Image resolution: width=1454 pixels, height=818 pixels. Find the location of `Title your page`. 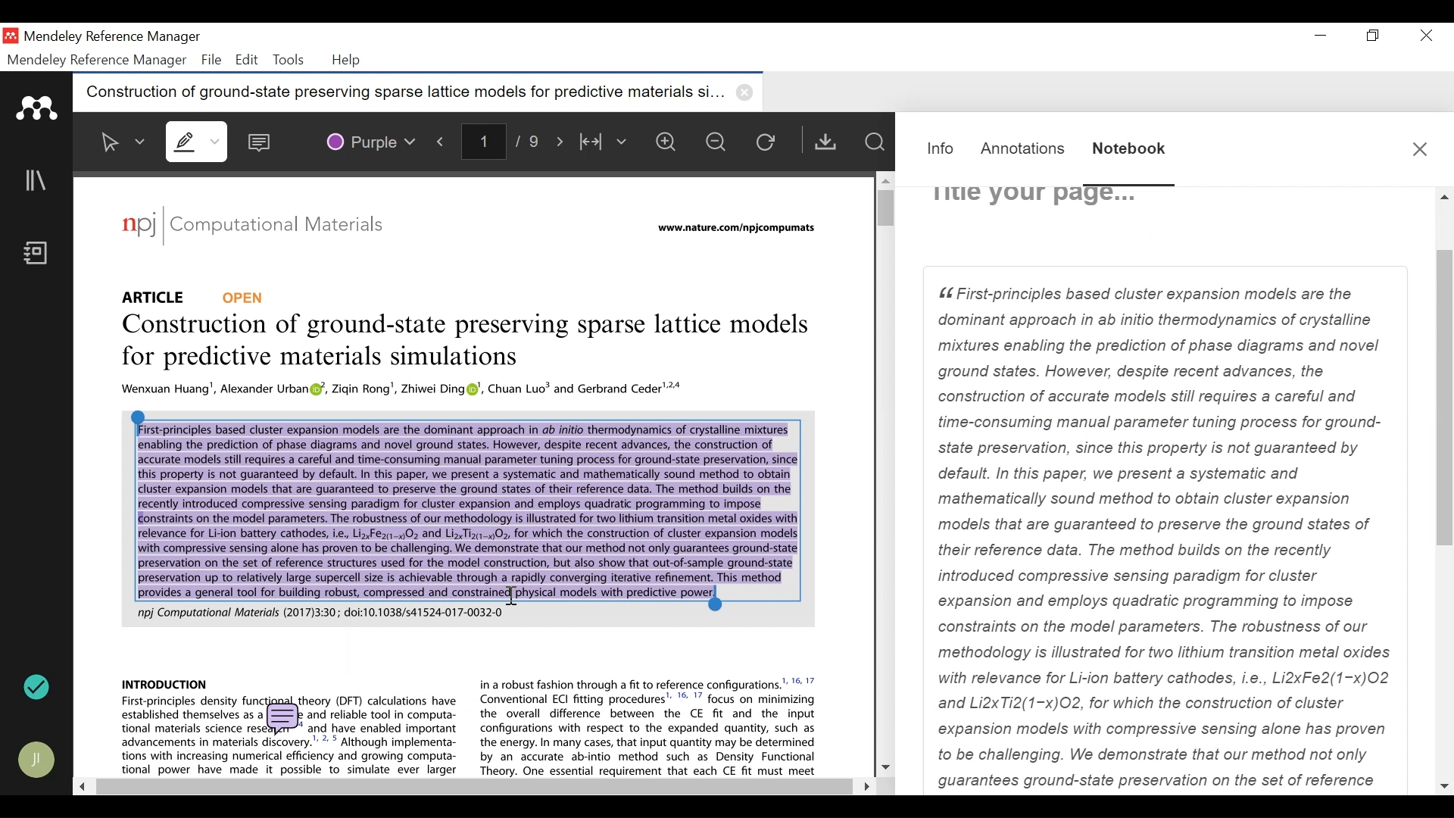

Title your page is located at coordinates (1034, 199).